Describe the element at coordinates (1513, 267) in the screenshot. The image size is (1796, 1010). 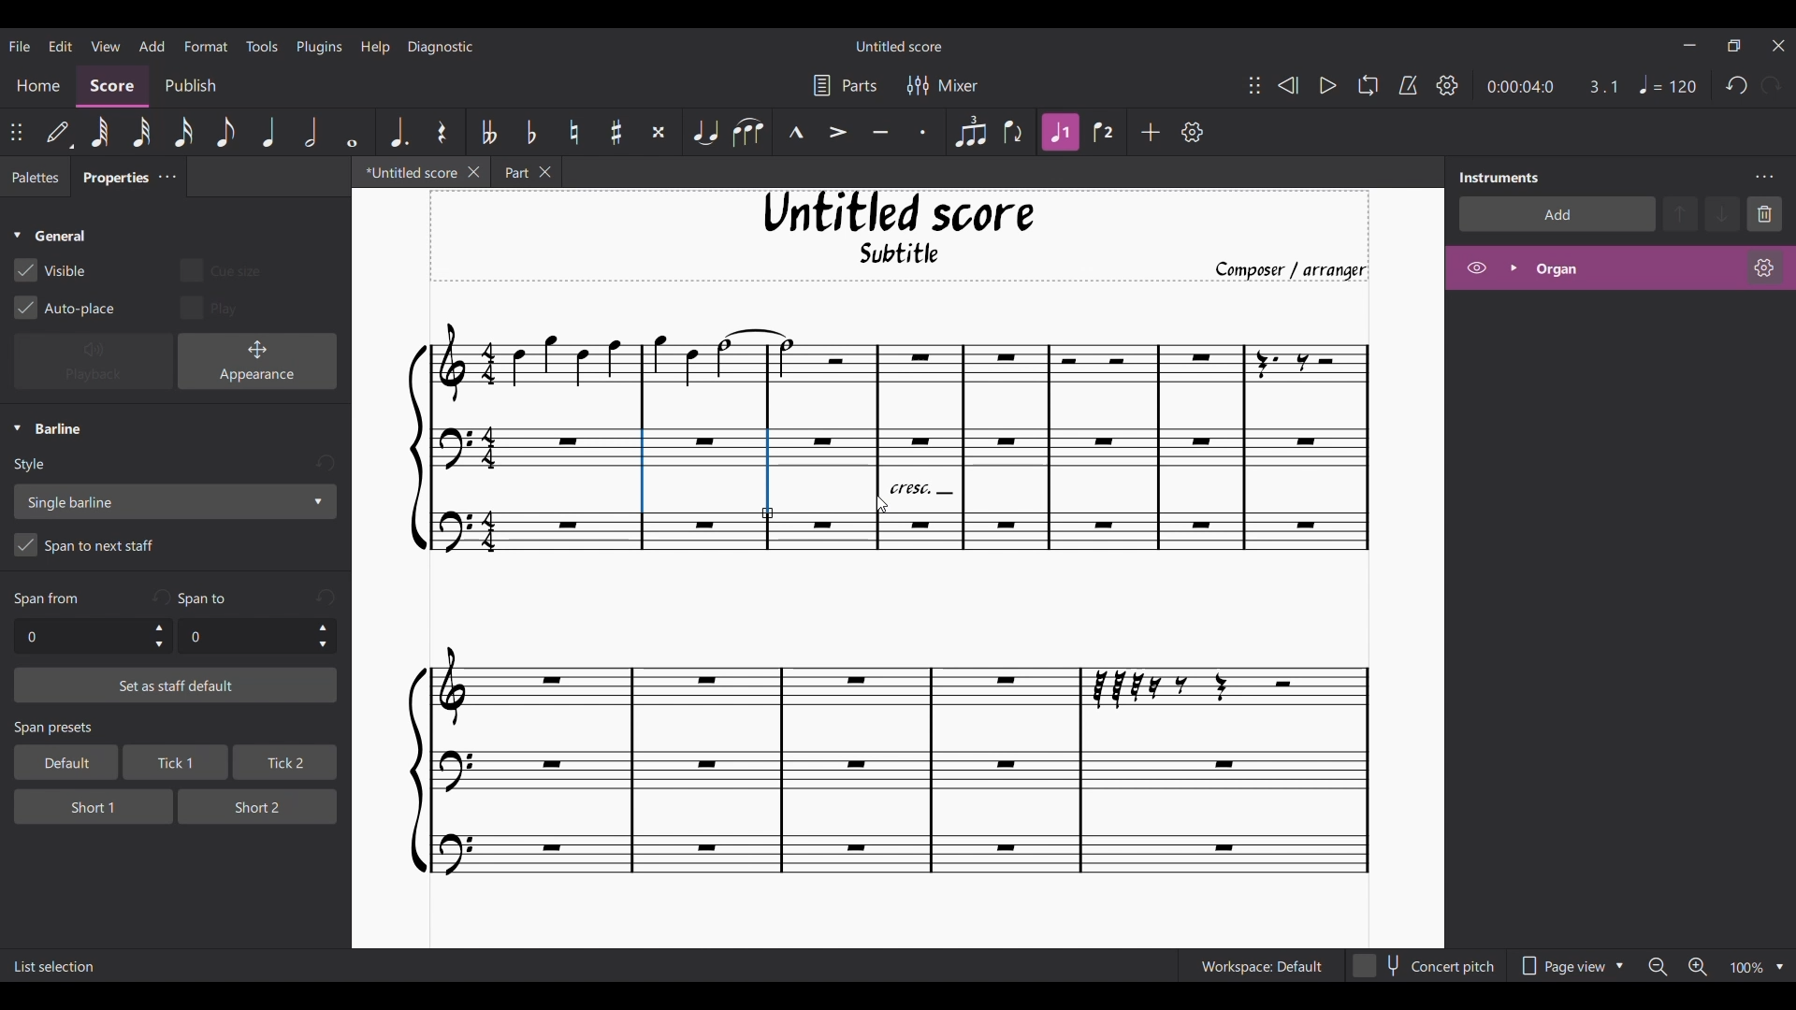
I see `Expand Organ` at that location.